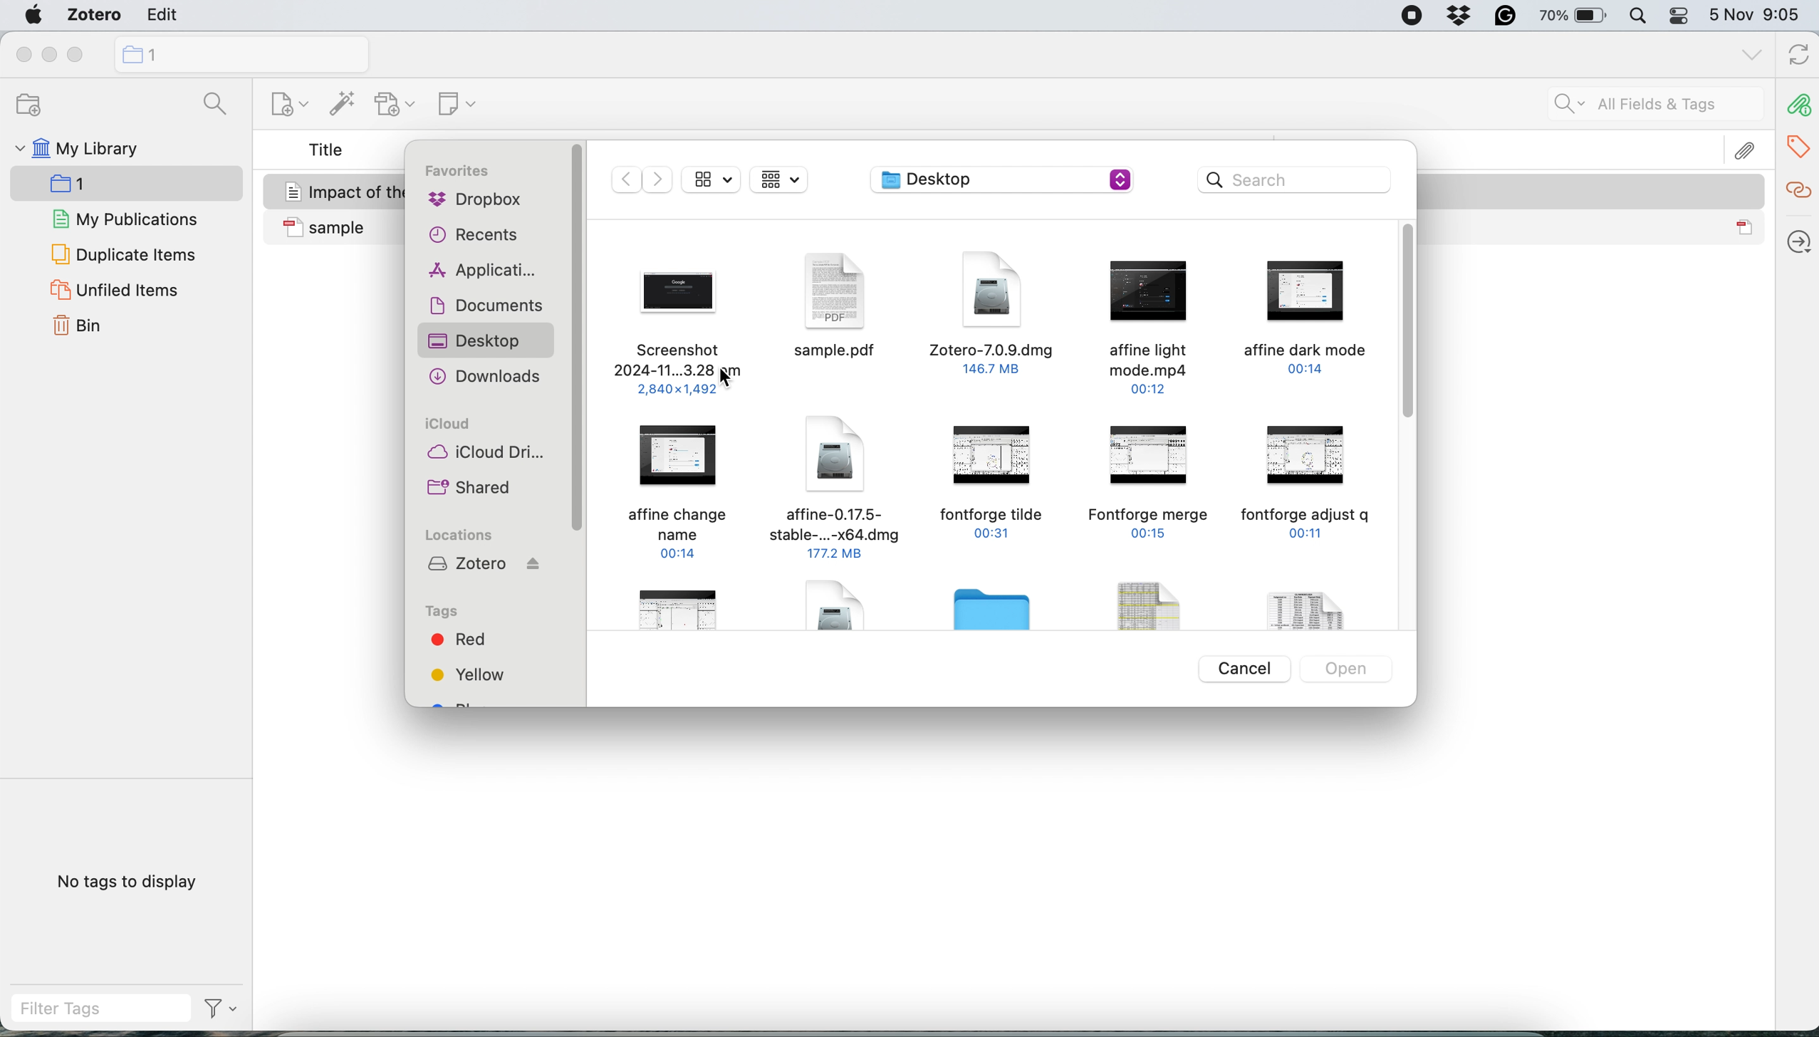 Image resolution: width=1819 pixels, height=1037 pixels. I want to click on Displaay as, so click(786, 180).